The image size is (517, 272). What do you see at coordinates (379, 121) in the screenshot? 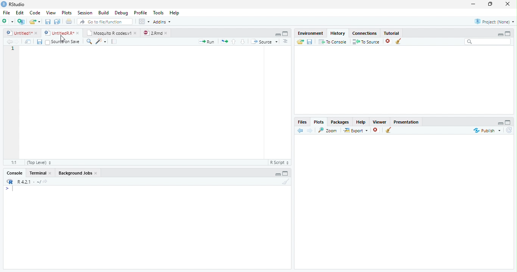
I see `Viewer` at bounding box center [379, 121].